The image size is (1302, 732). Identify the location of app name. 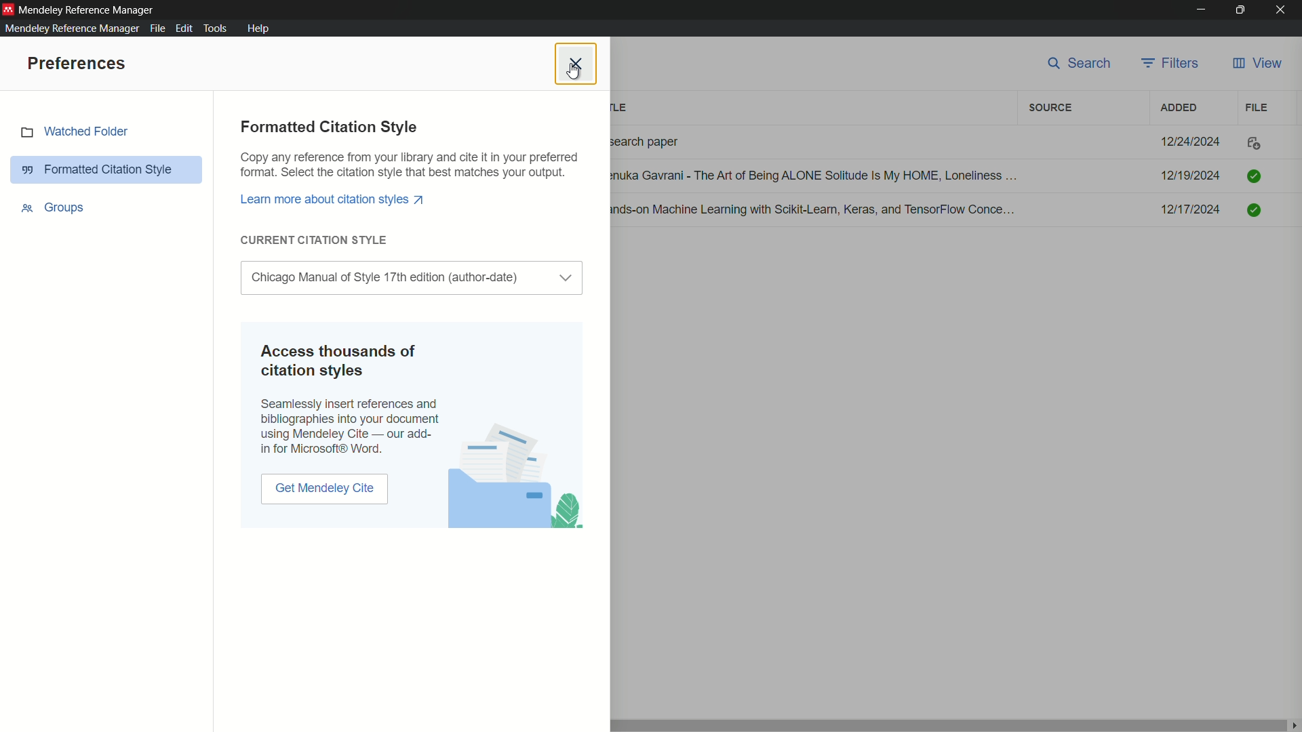
(88, 9).